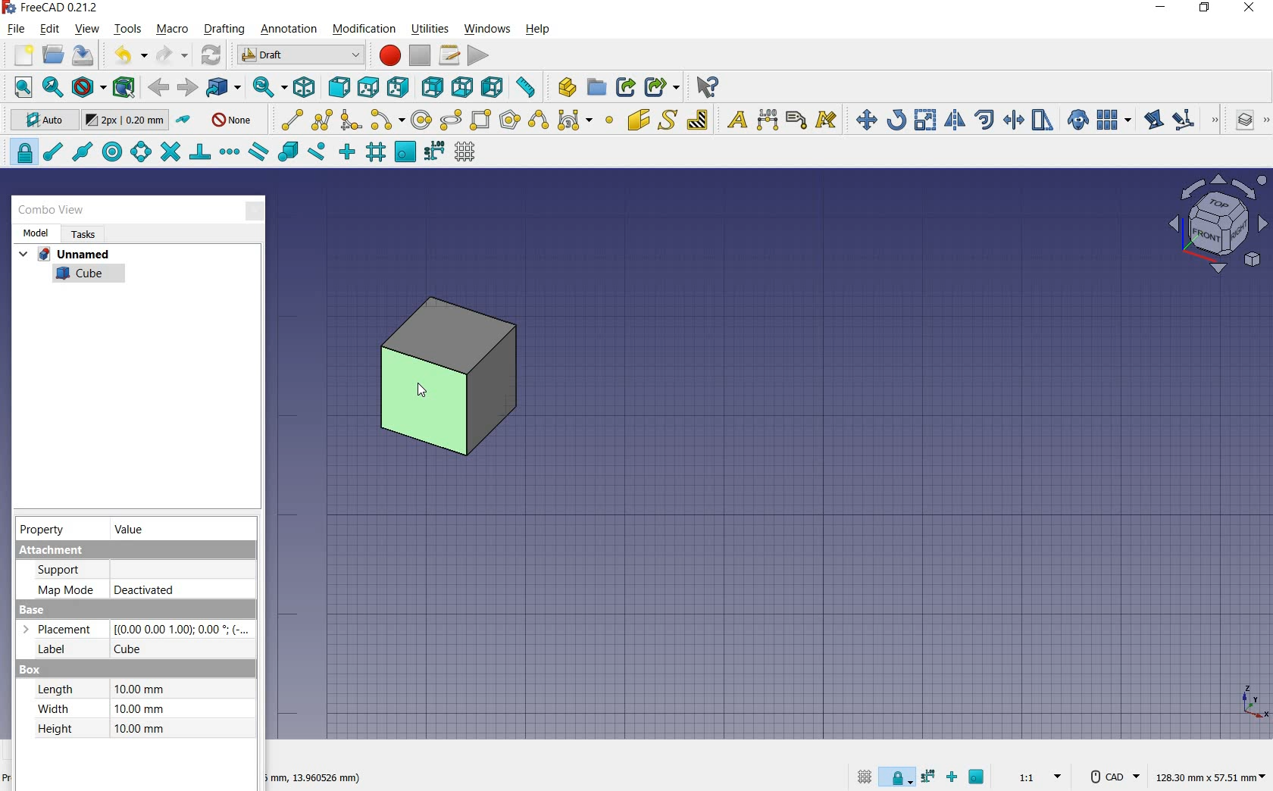 This screenshot has width=1273, height=791. Describe the element at coordinates (288, 119) in the screenshot. I see `line` at that location.